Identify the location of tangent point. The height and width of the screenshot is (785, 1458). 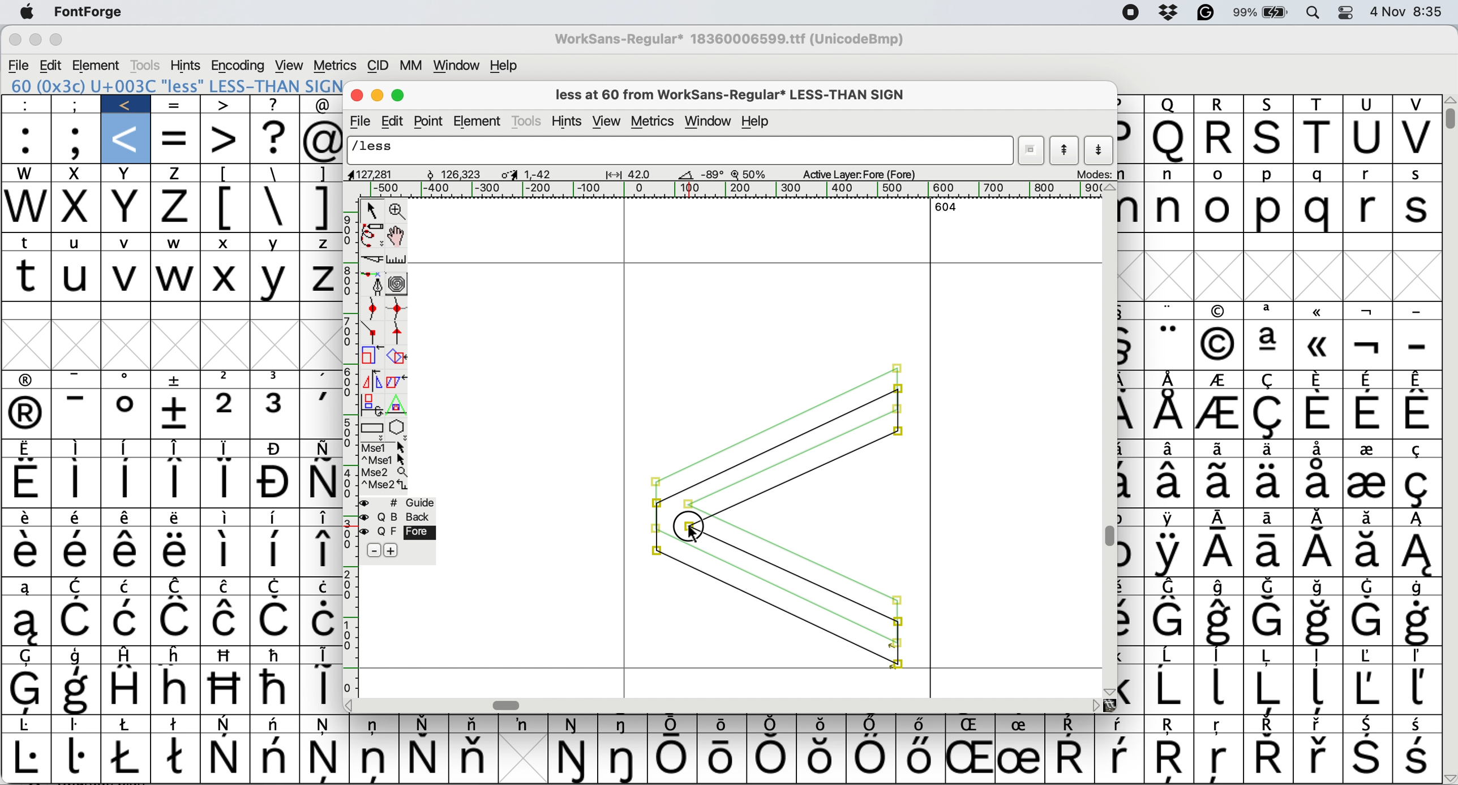
(401, 333).